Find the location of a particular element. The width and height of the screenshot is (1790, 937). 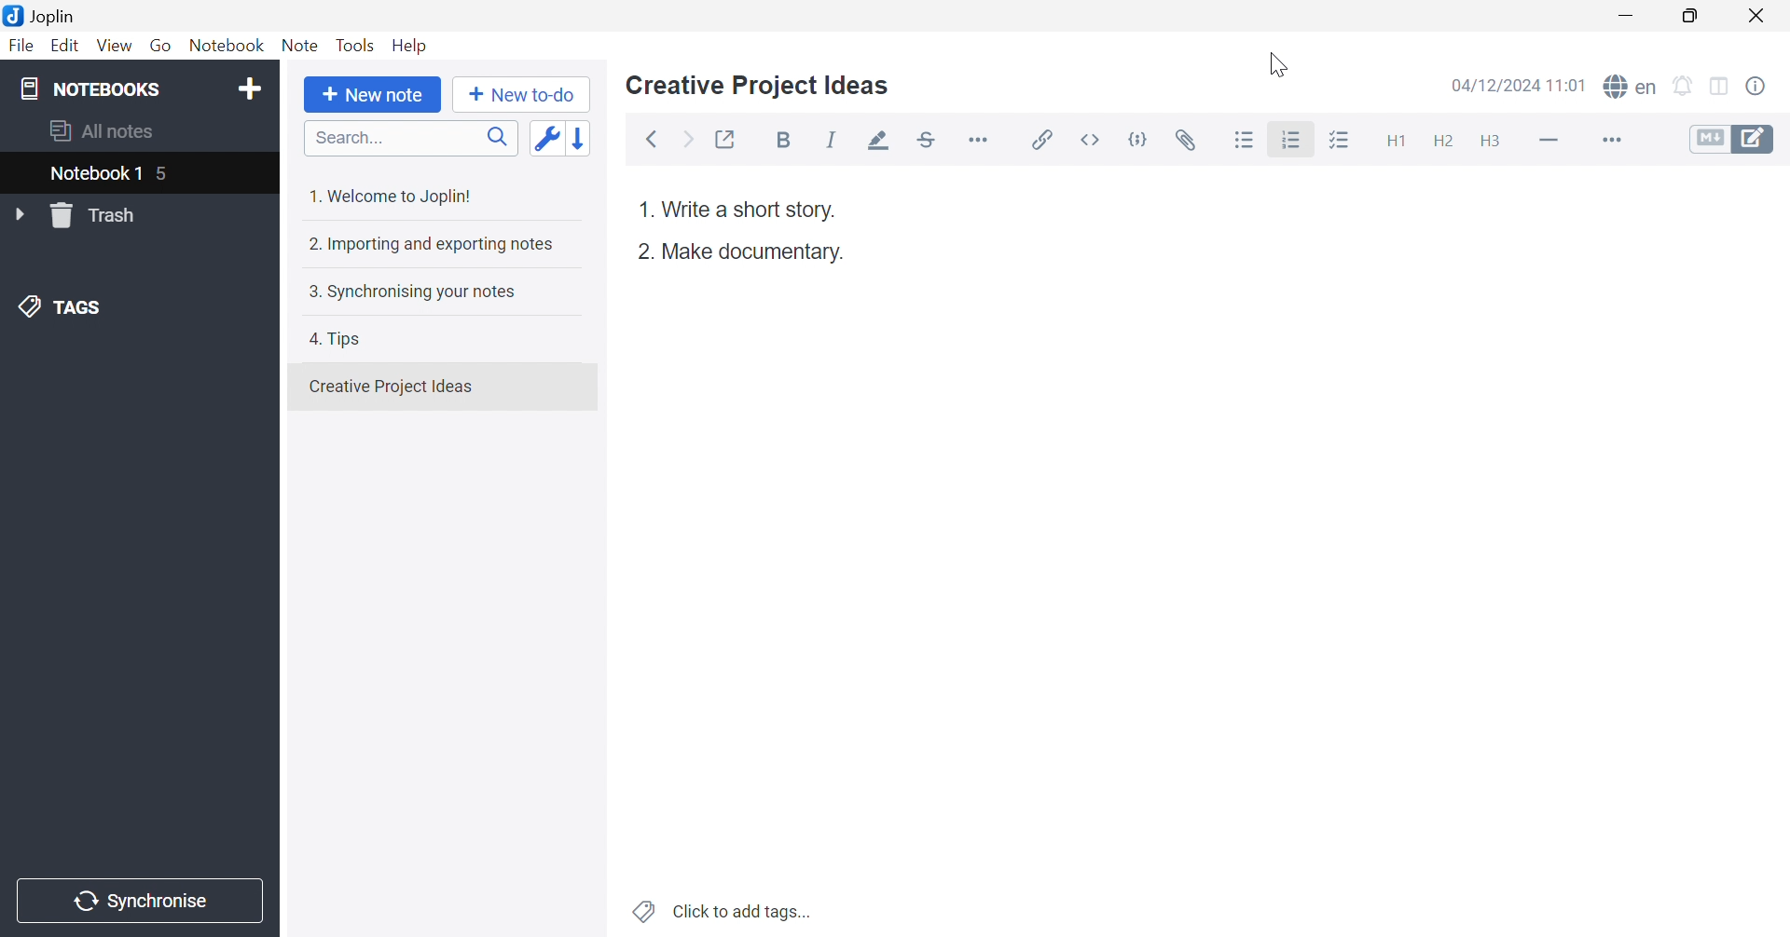

Heading 1 is located at coordinates (1396, 143).